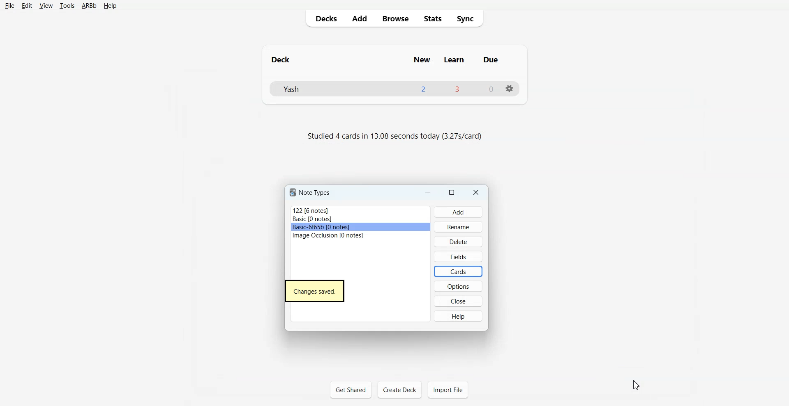 This screenshot has width=789, height=406. What do you see at coordinates (394, 18) in the screenshot?
I see `Browse` at bounding box center [394, 18].